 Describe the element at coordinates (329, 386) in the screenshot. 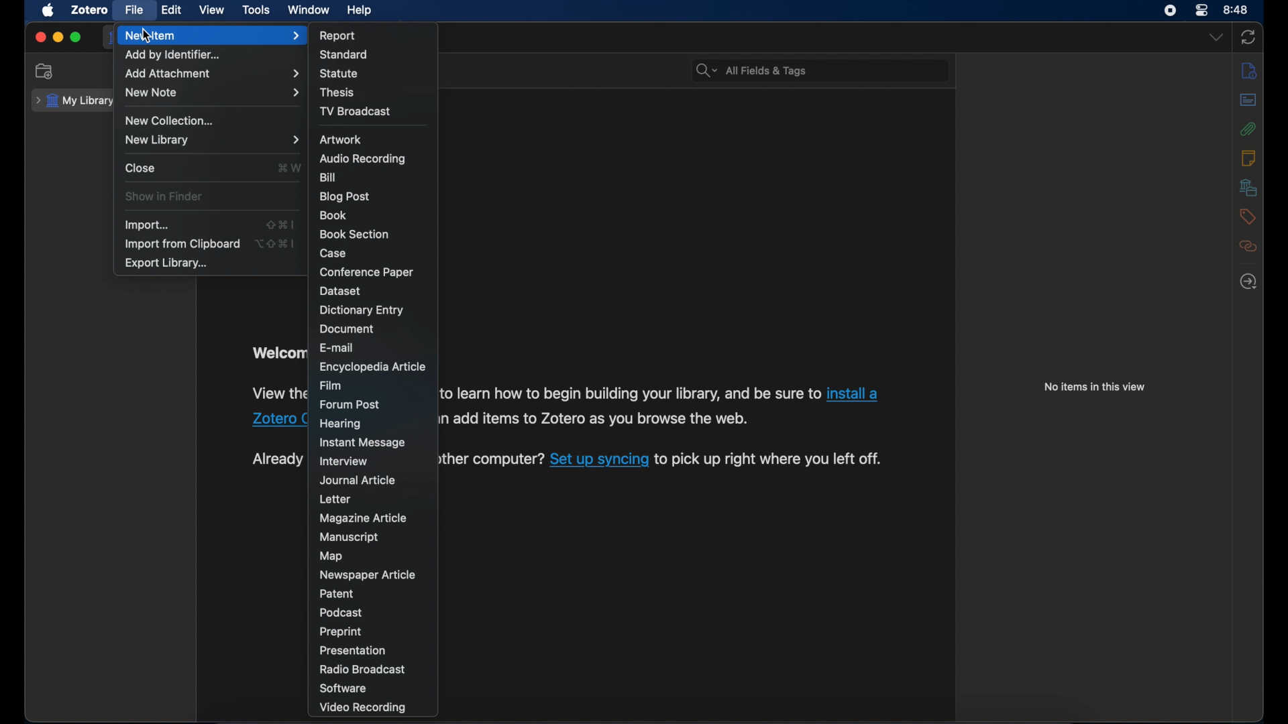

I see `film` at that location.